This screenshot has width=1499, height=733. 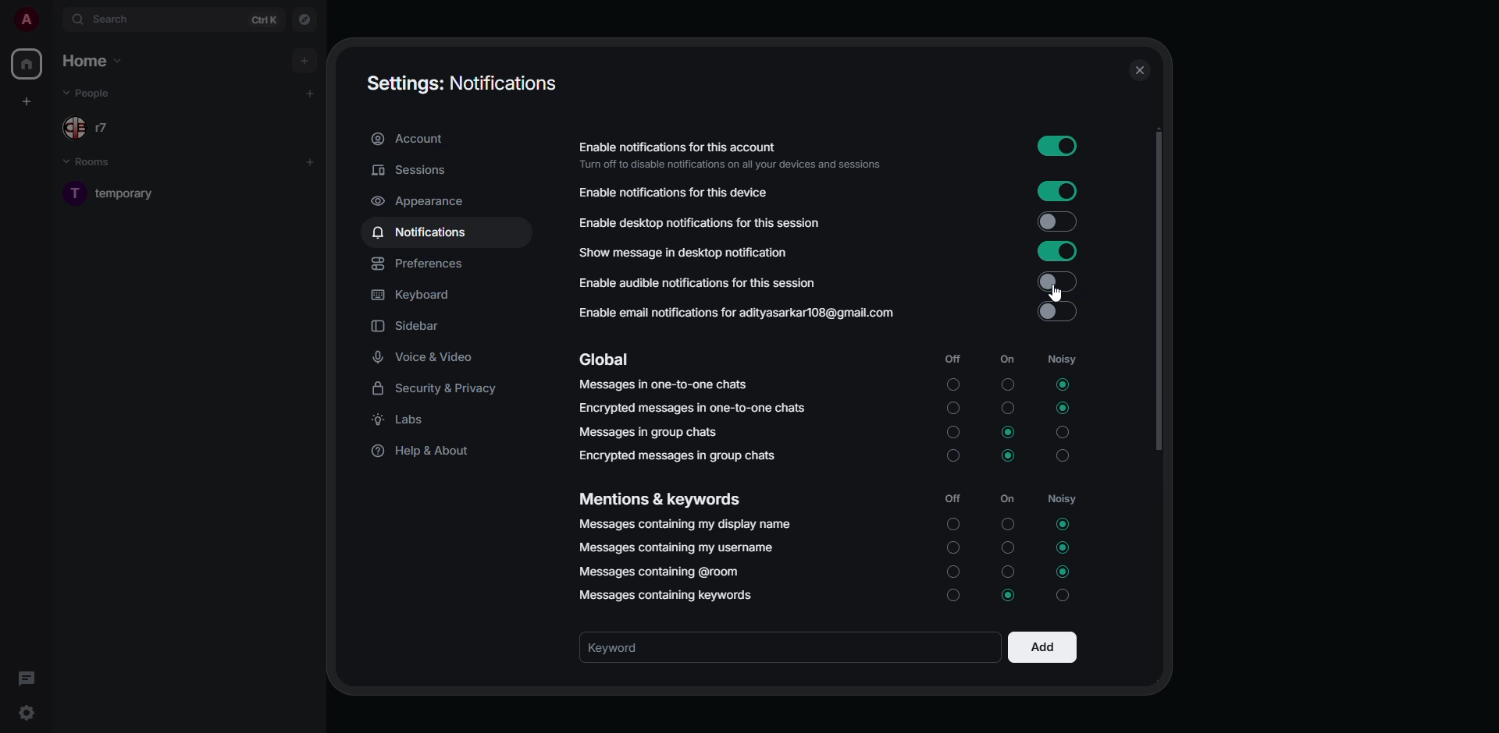 What do you see at coordinates (1065, 433) in the screenshot?
I see `Noisy Unselected` at bounding box center [1065, 433].